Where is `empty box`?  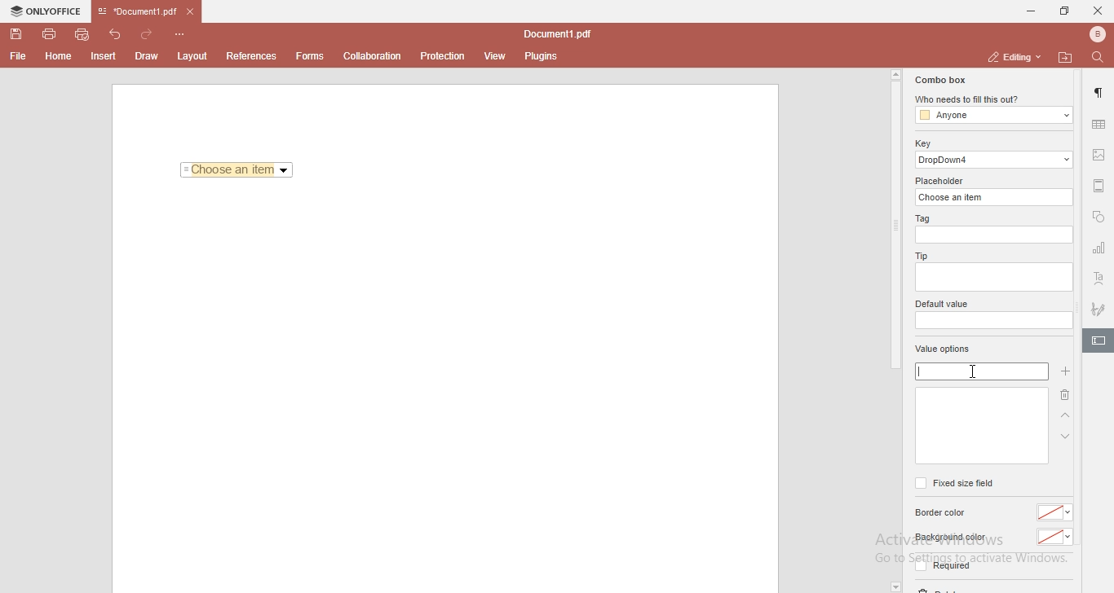
empty box is located at coordinates (980, 371).